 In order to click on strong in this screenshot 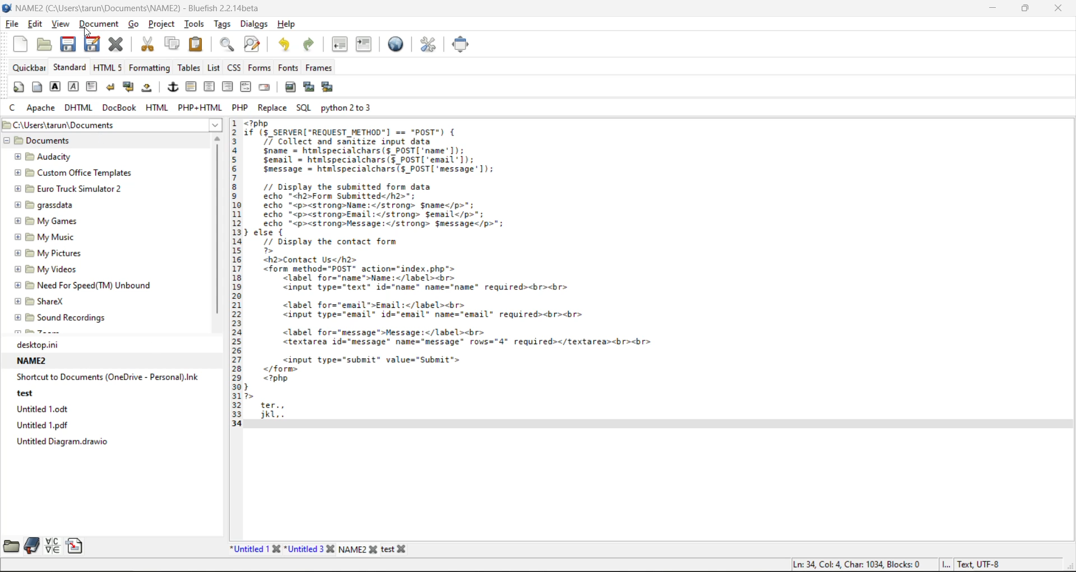, I will do `click(56, 87)`.